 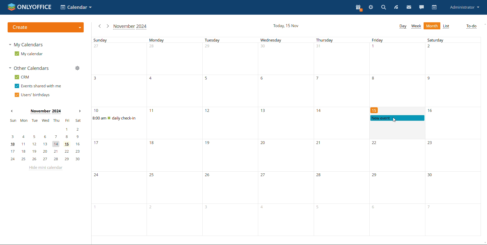 What do you see at coordinates (29, 54) in the screenshot?
I see `my calendar` at bounding box center [29, 54].